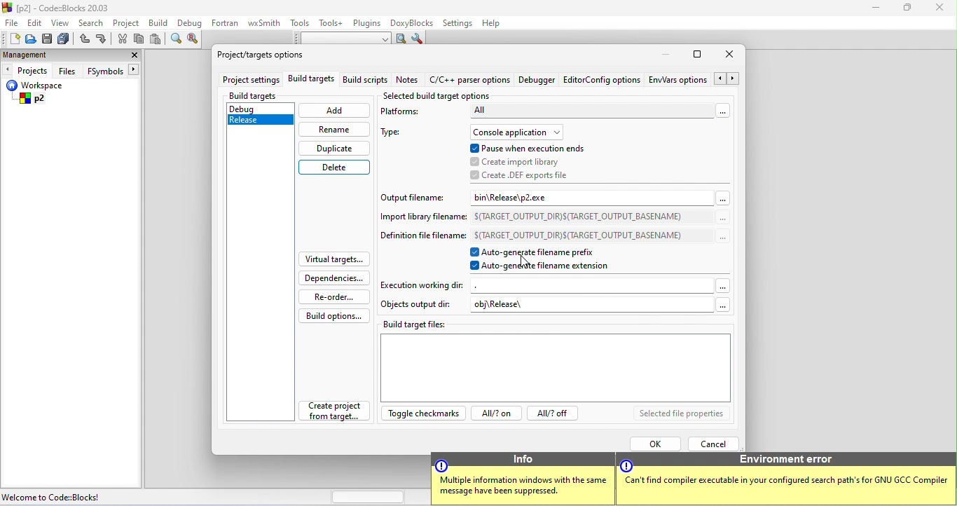 The image size is (957, 506). What do you see at coordinates (364, 81) in the screenshot?
I see `build scripts` at bounding box center [364, 81].